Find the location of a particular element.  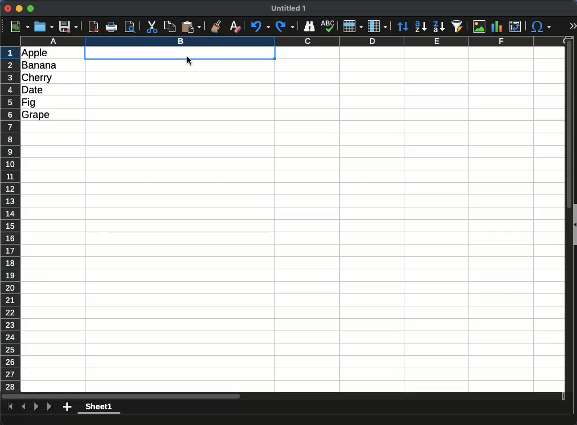

collapse/expand is located at coordinates (575, 224).